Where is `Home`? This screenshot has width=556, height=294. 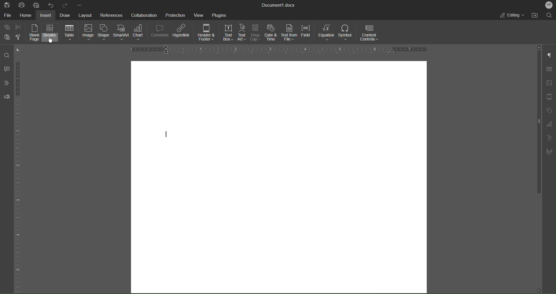 Home is located at coordinates (25, 14).